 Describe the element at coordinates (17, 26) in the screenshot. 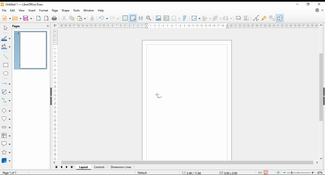

I see `pages` at that location.